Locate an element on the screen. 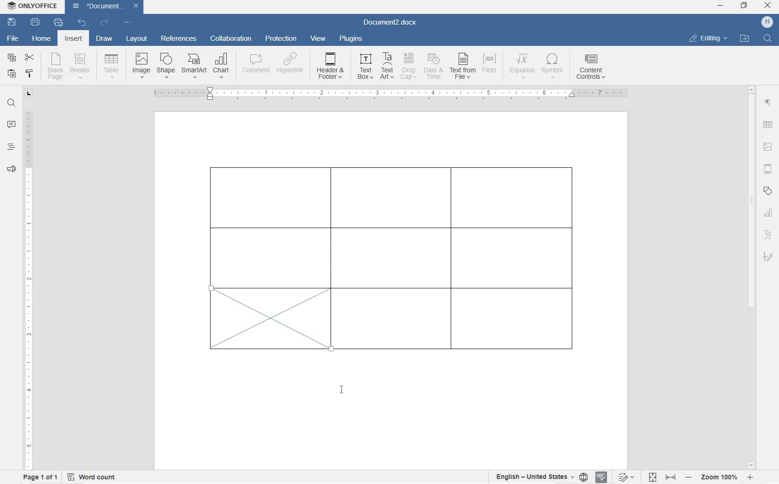 Image resolution: width=779 pixels, height=484 pixels. tab is located at coordinates (30, 95).